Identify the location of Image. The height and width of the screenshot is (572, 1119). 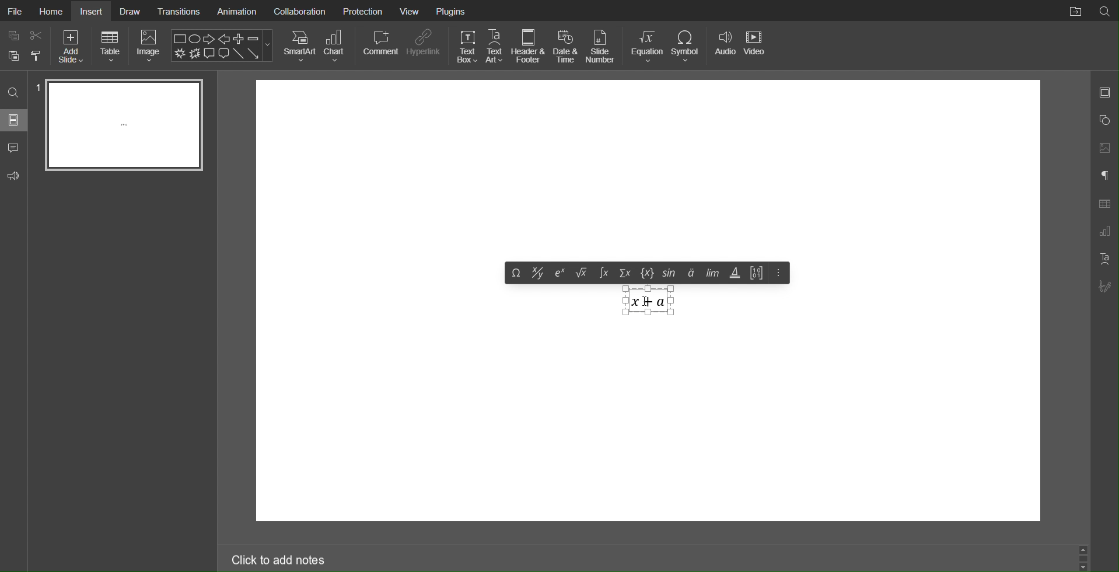
(147, 47).